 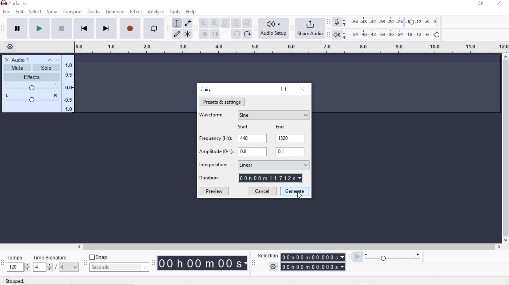 I want to click on help, so click(x=191, y=12).